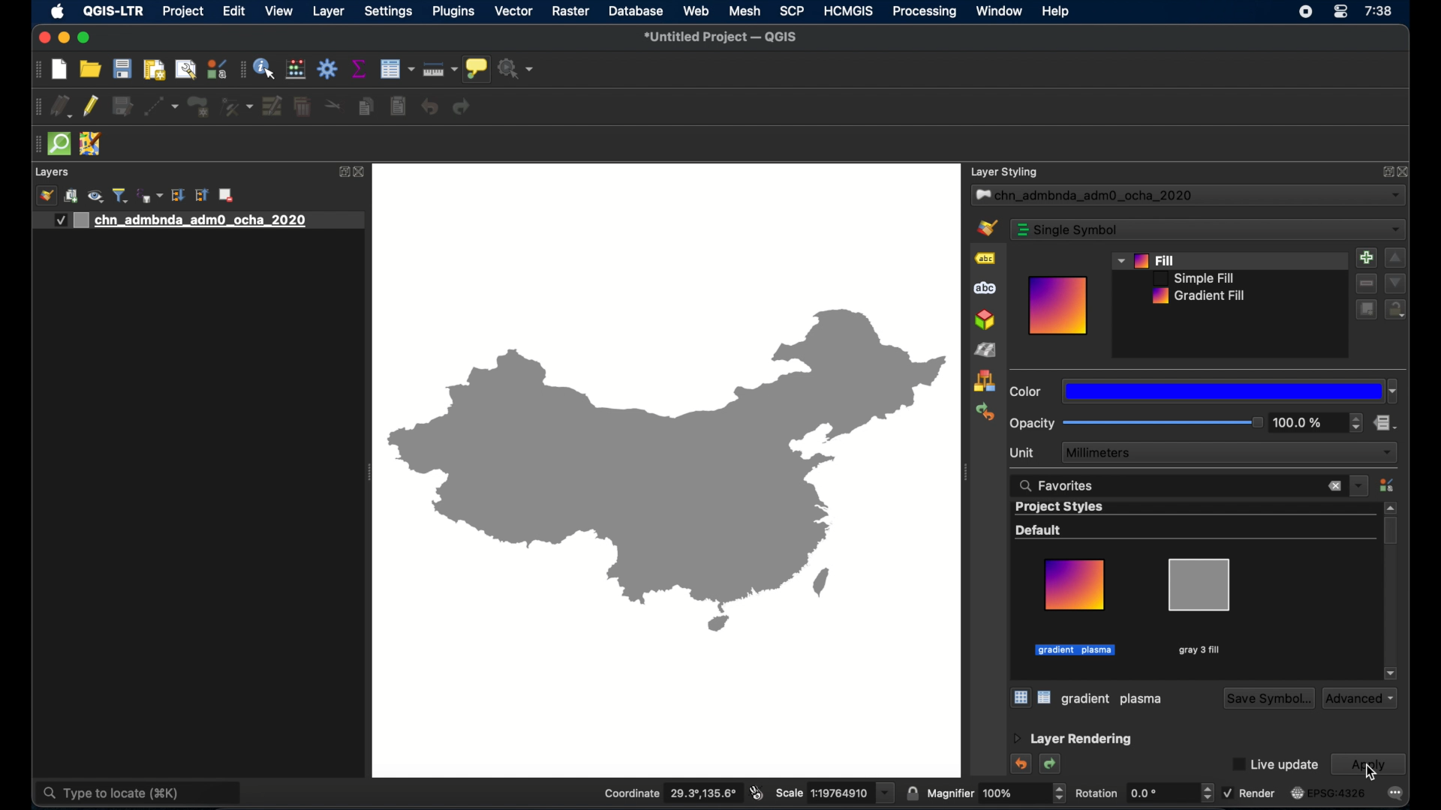 Image resolution: width=1441 pixels, height=810 pixels. What do you see at coordinates (397, 69) in the screenshot?
I see `open attribute table` at bounding box center [397, 69].